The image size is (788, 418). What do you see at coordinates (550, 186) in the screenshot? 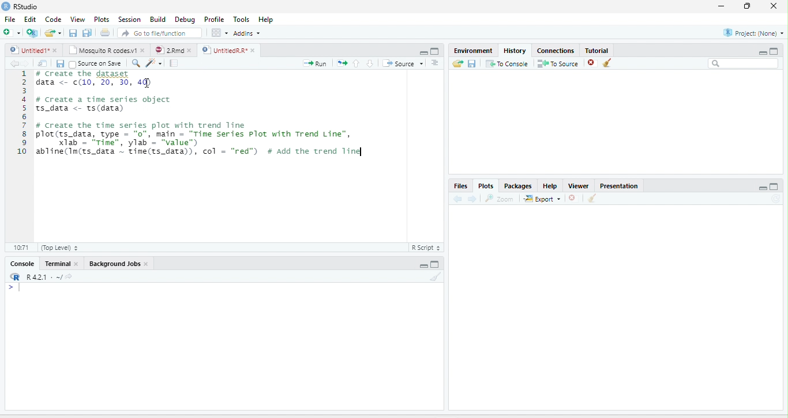
I see `Help` at bounding box center [550, 186].